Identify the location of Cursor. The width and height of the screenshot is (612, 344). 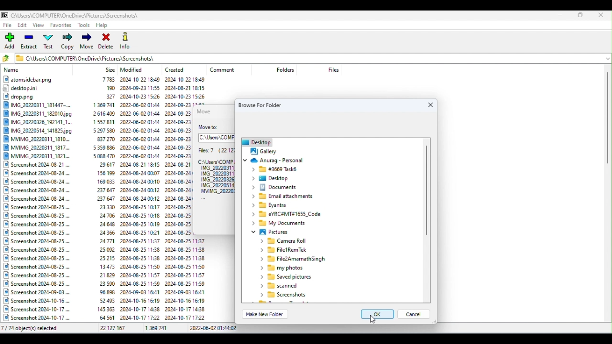
(373, 319).